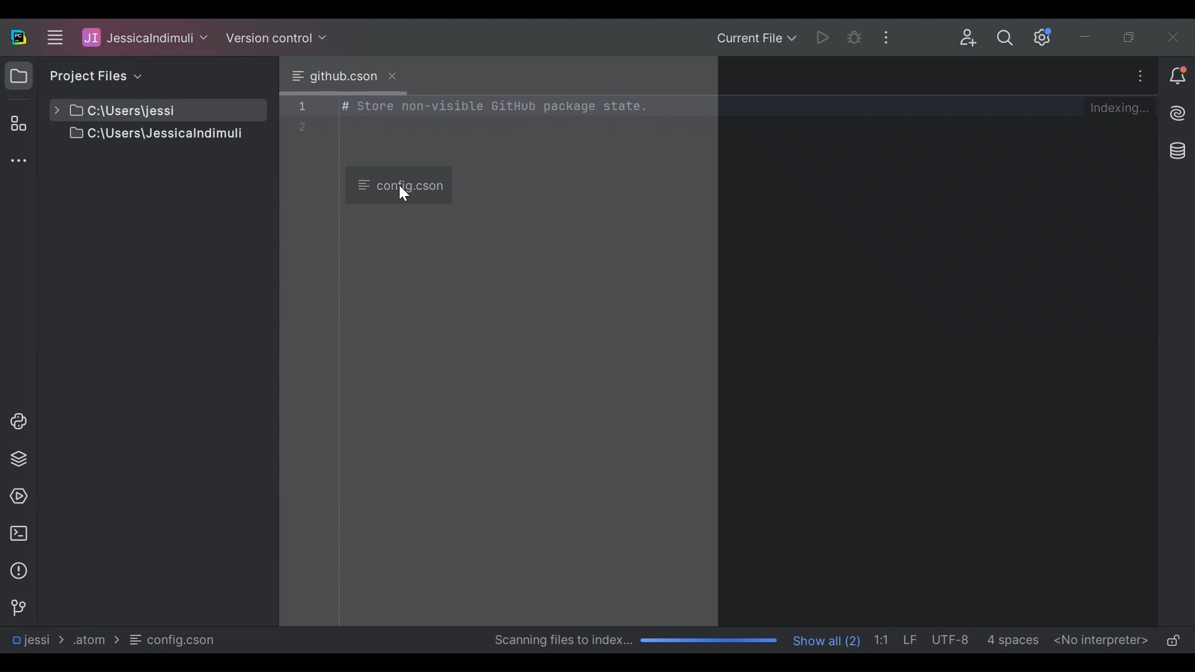 This screenshot has height=672, width=1195. I want to click on Line Column, so click(884, 639).